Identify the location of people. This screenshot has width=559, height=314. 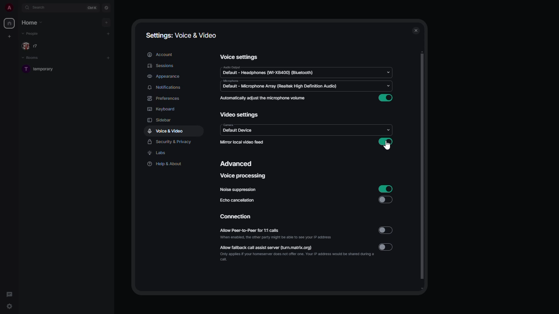
(32, 34).